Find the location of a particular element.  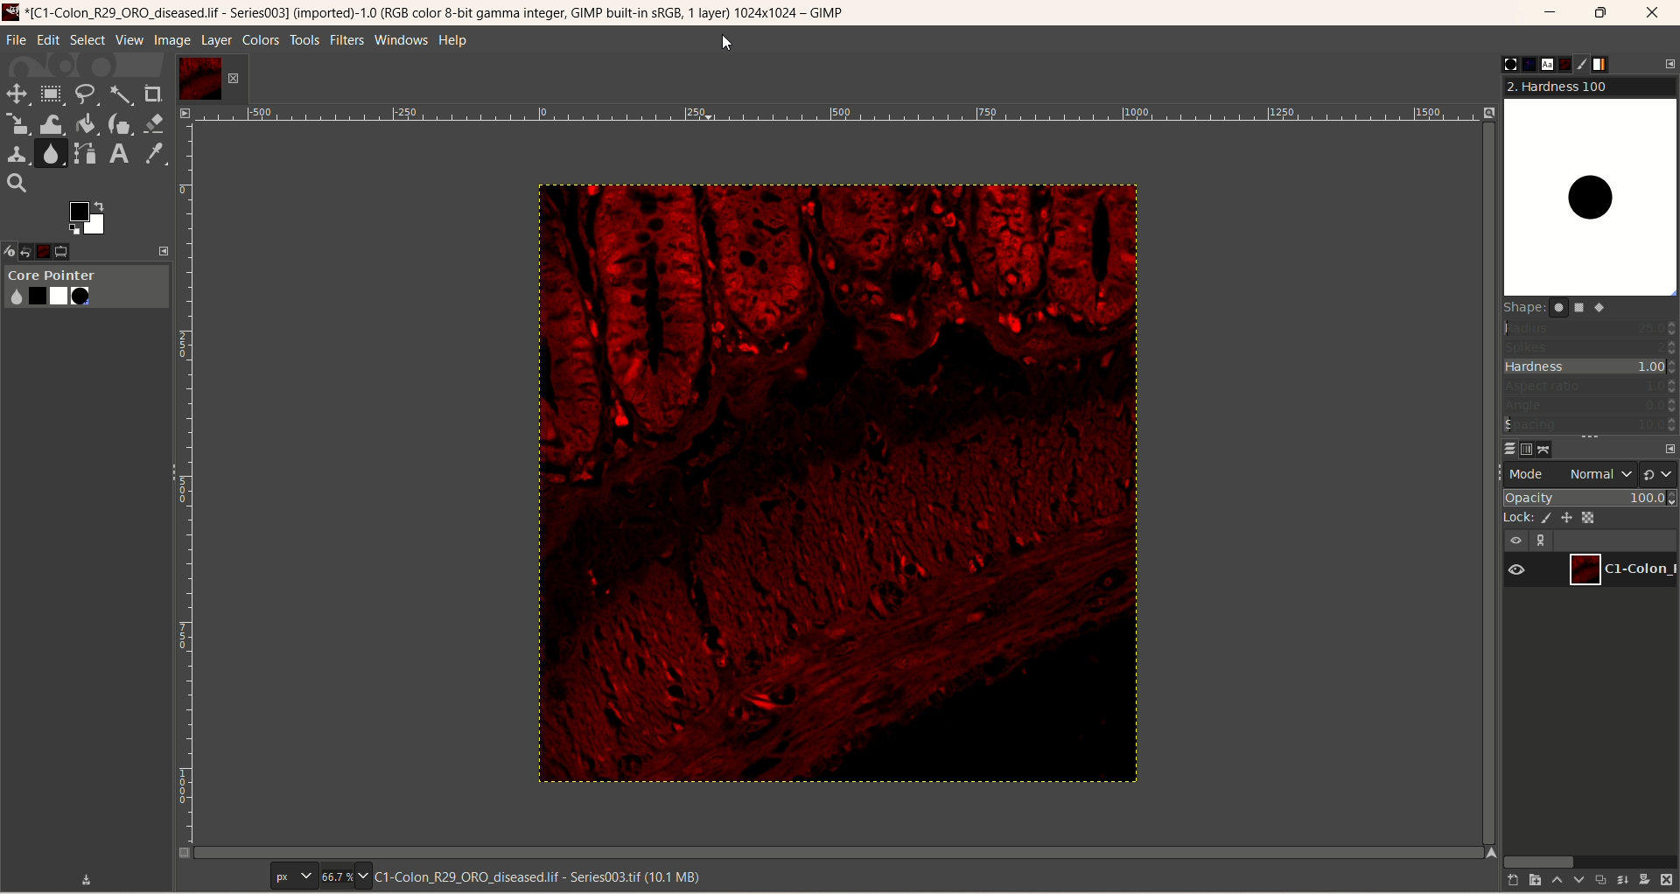

aspect ratio is located at coordinates (1591, 387).